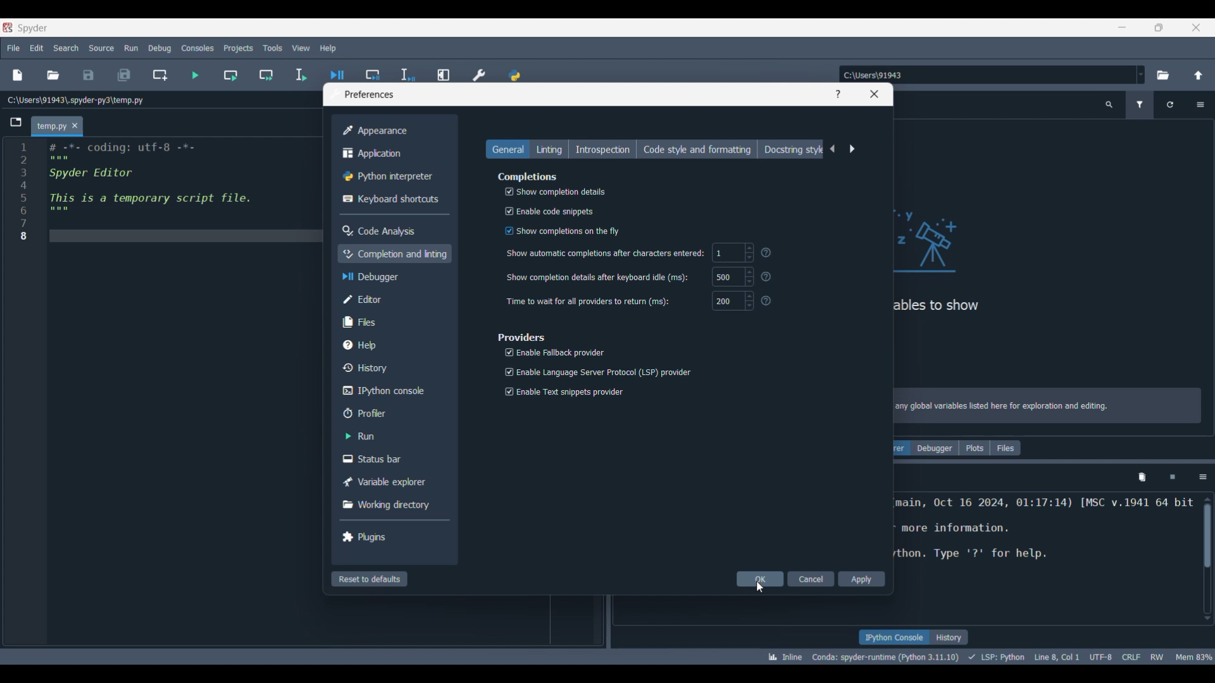 This screenshot has height=683, width=1215. I want to click on Current tab, so click(51, 126).